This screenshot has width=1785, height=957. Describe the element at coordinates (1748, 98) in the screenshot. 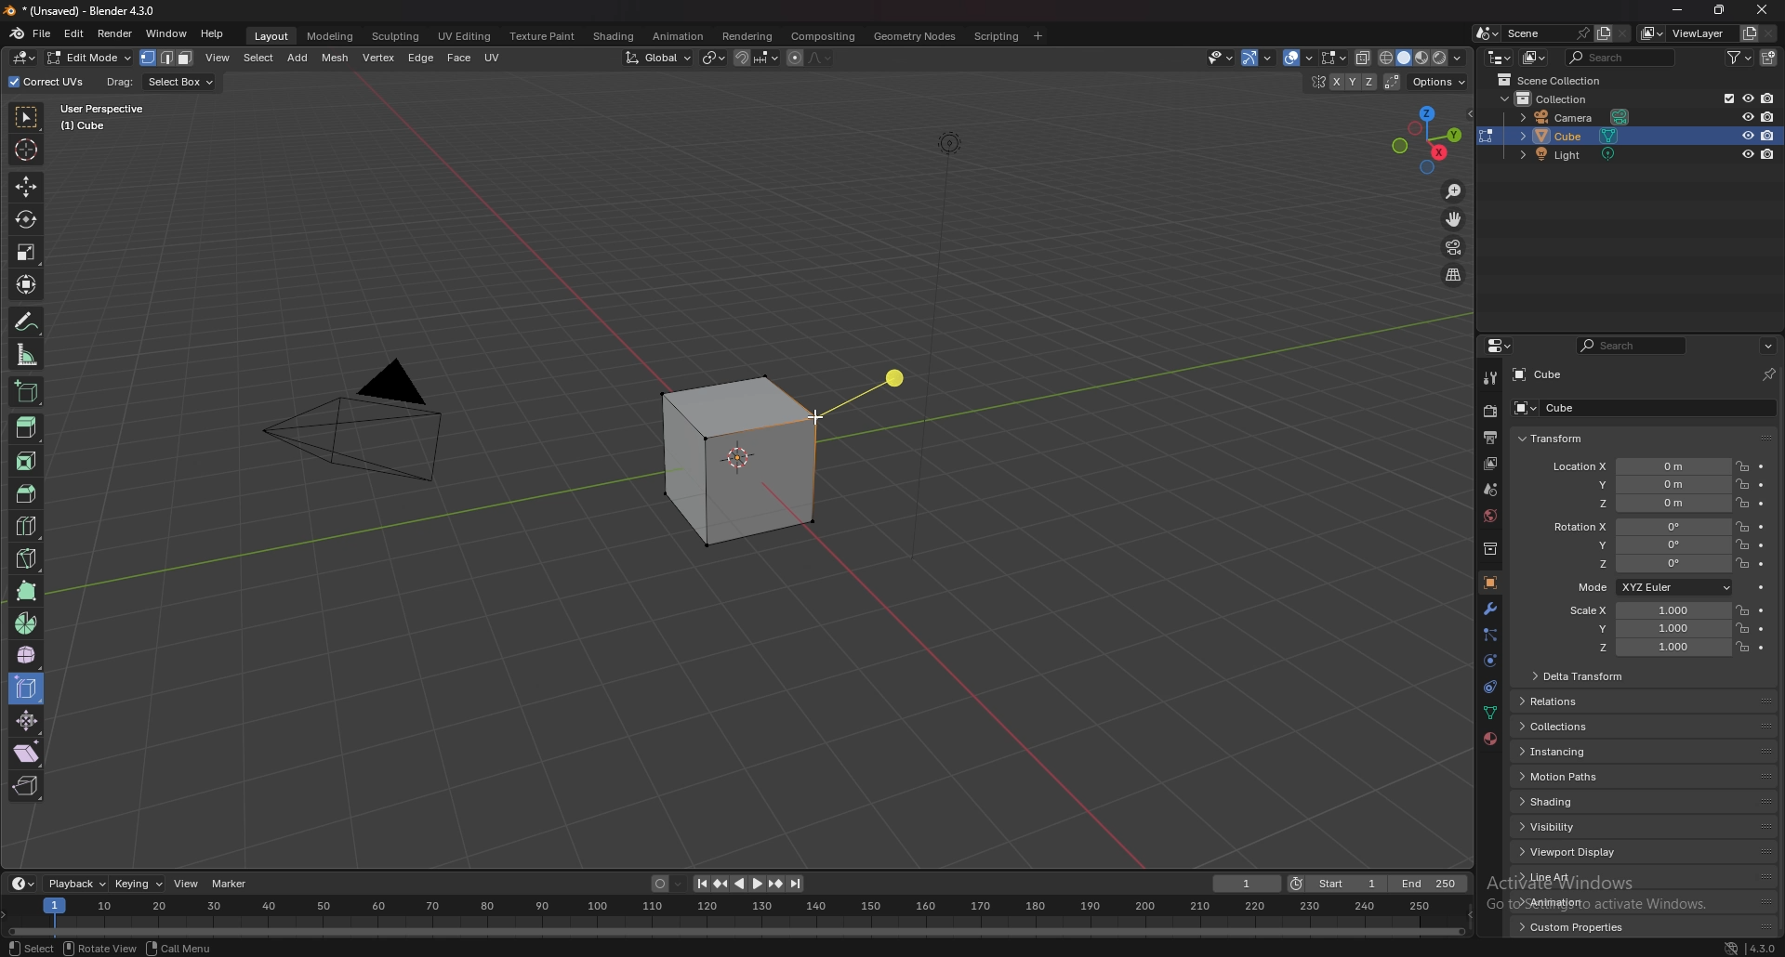

I see `hide in viewport` at that location.